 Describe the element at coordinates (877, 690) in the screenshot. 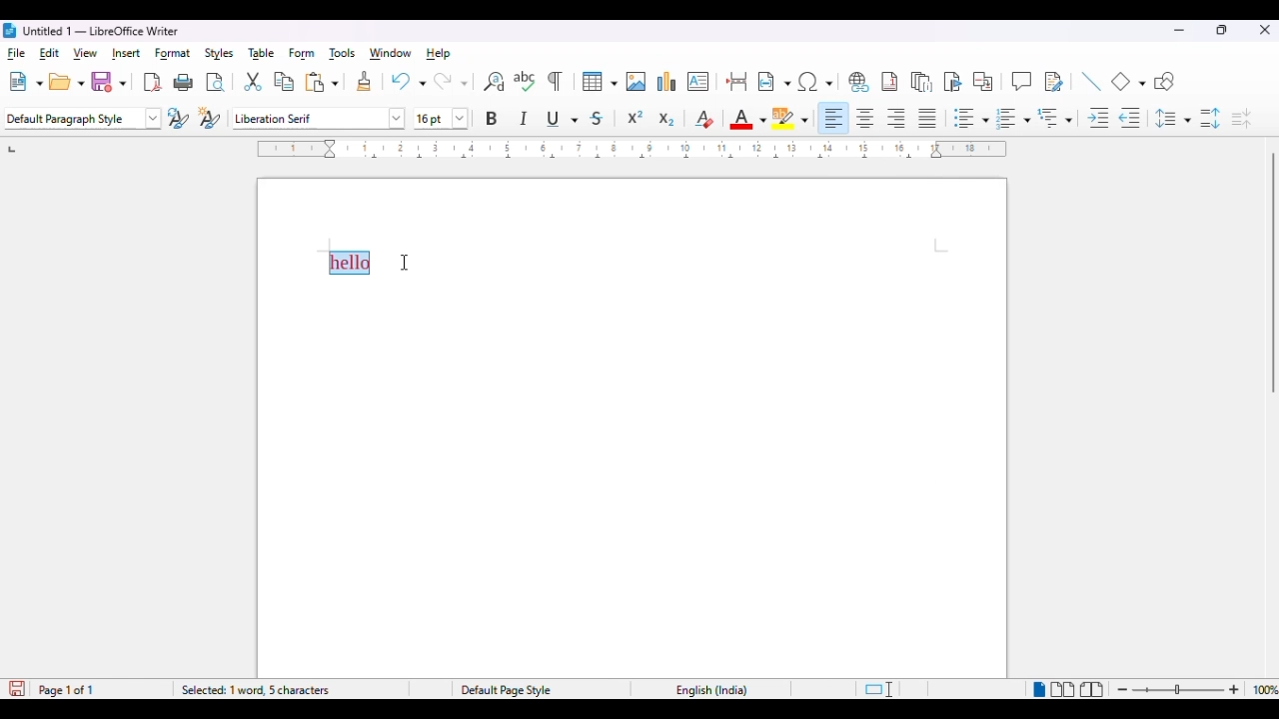

I see `standard selection` at that location.